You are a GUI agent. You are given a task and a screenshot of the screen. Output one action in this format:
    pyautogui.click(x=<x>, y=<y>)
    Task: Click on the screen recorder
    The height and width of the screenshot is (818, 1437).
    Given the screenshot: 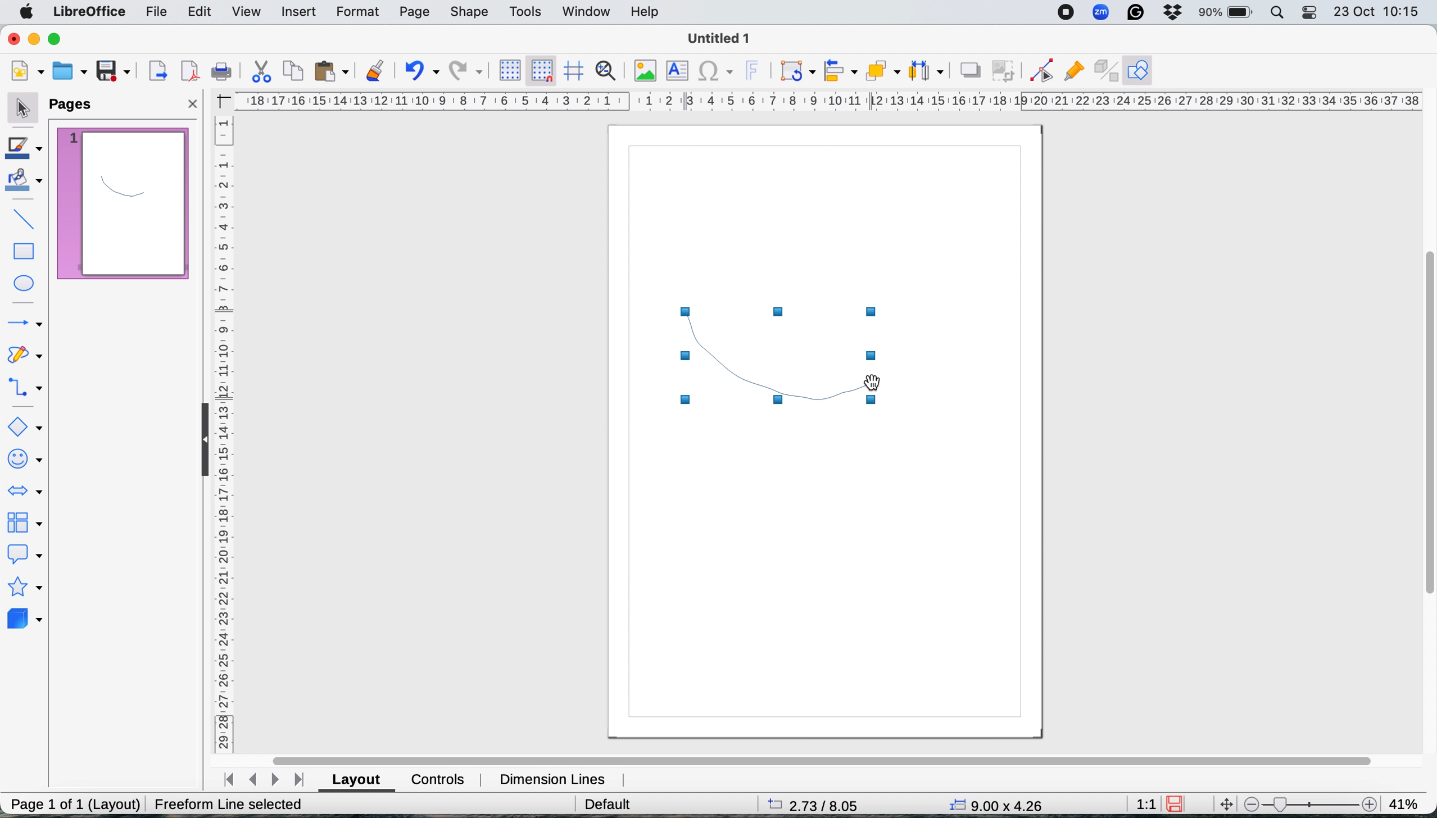 What is the action you would take?
    pyautogui.click(x=1067, y=12)
    